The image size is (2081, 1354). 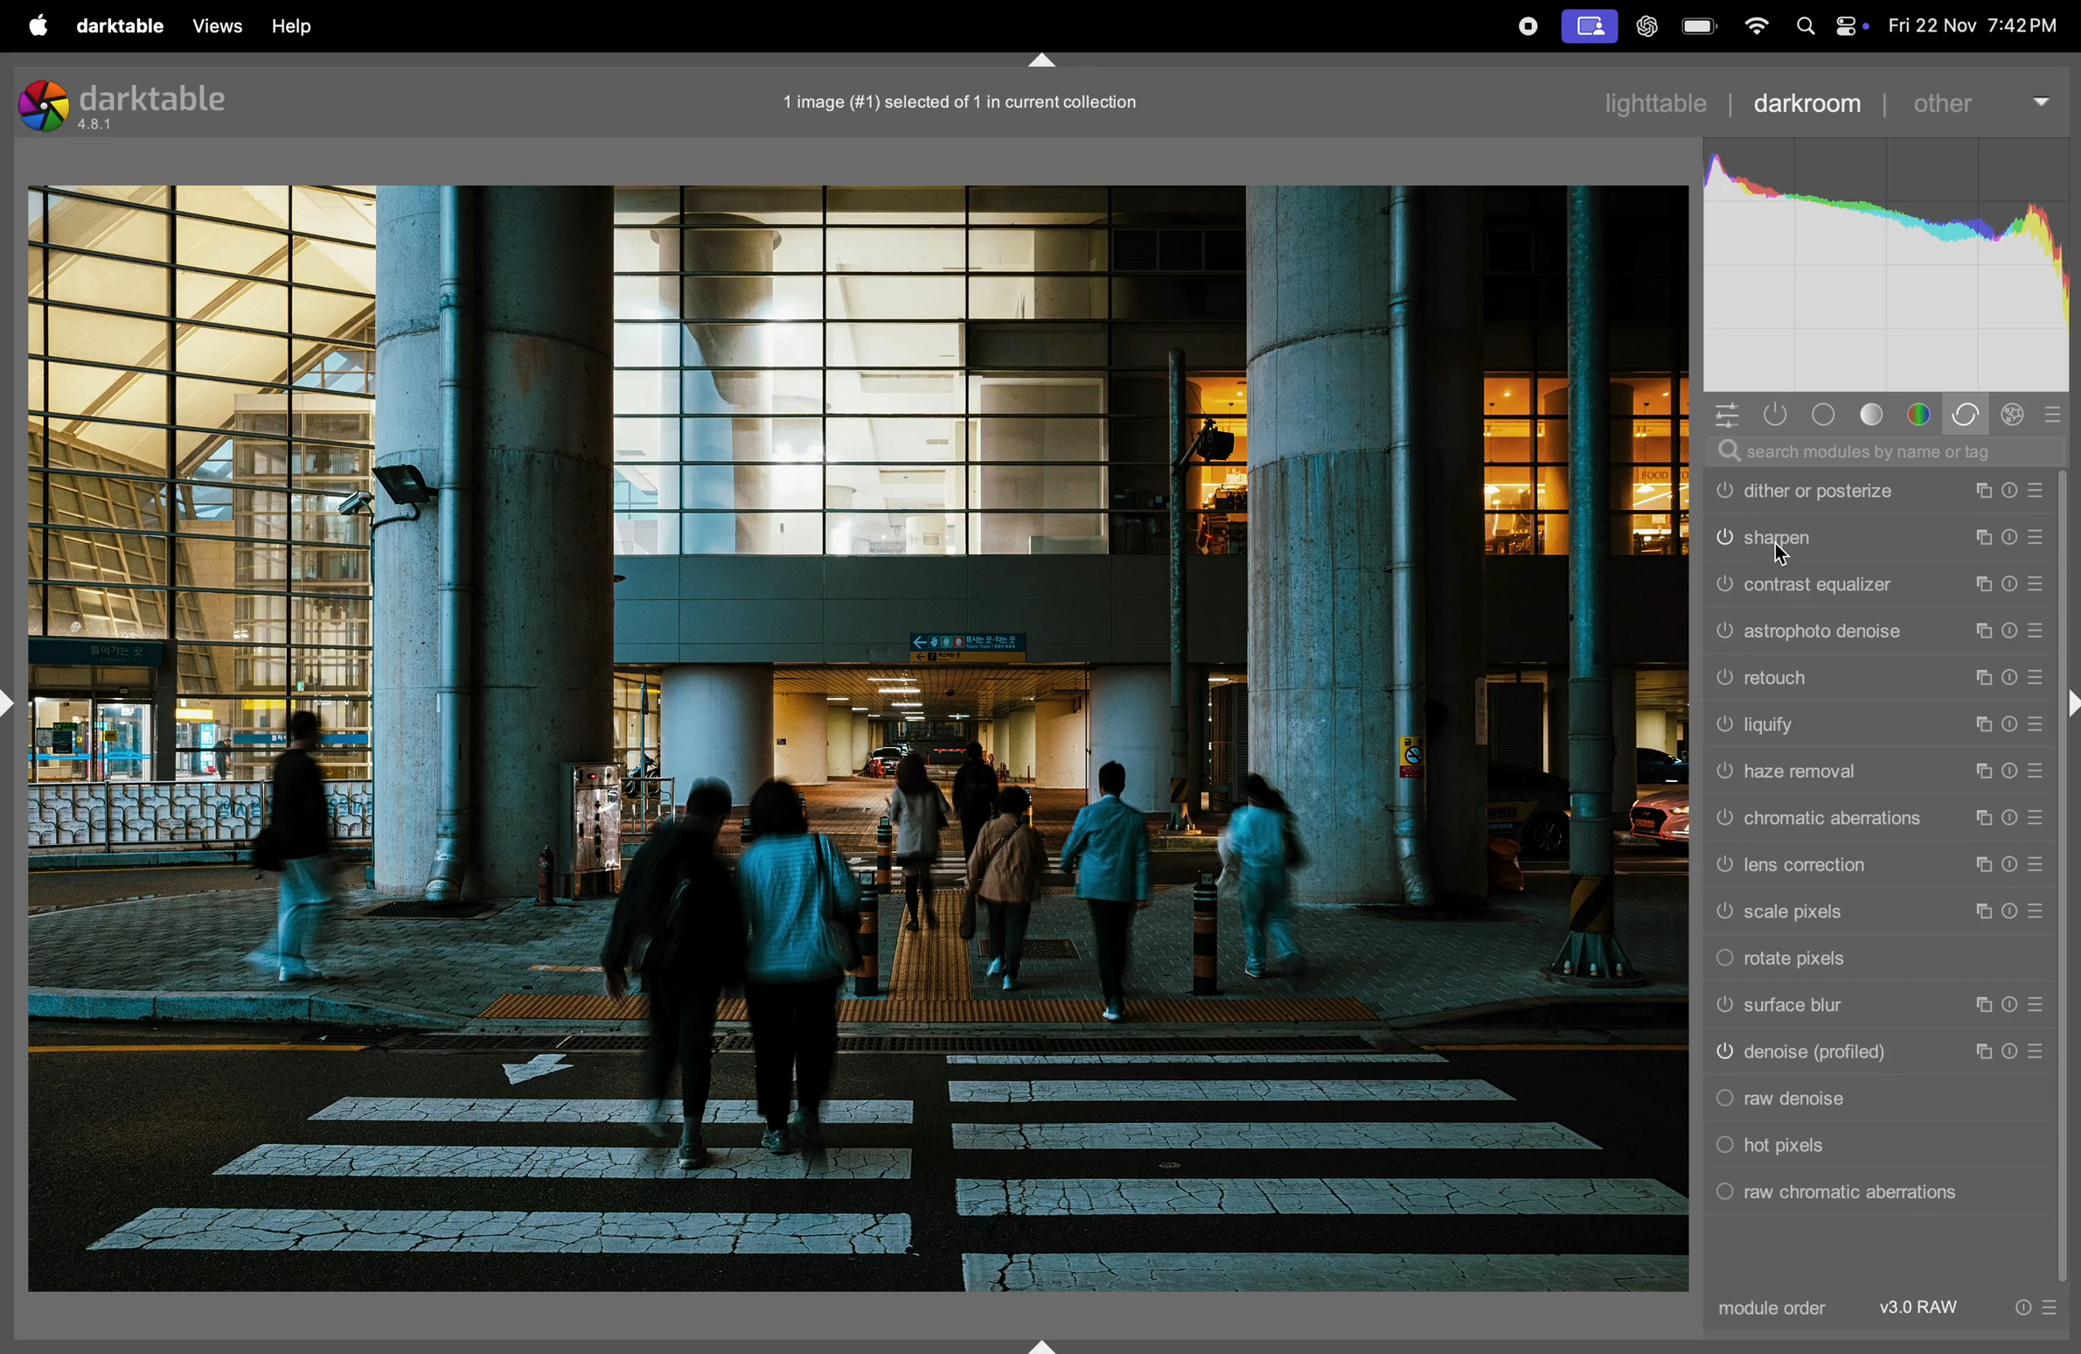 What do you see at coordinates (14, 703) in the screenshot?
I see `shift+ctrl+l` at bounding box center [14, 703].